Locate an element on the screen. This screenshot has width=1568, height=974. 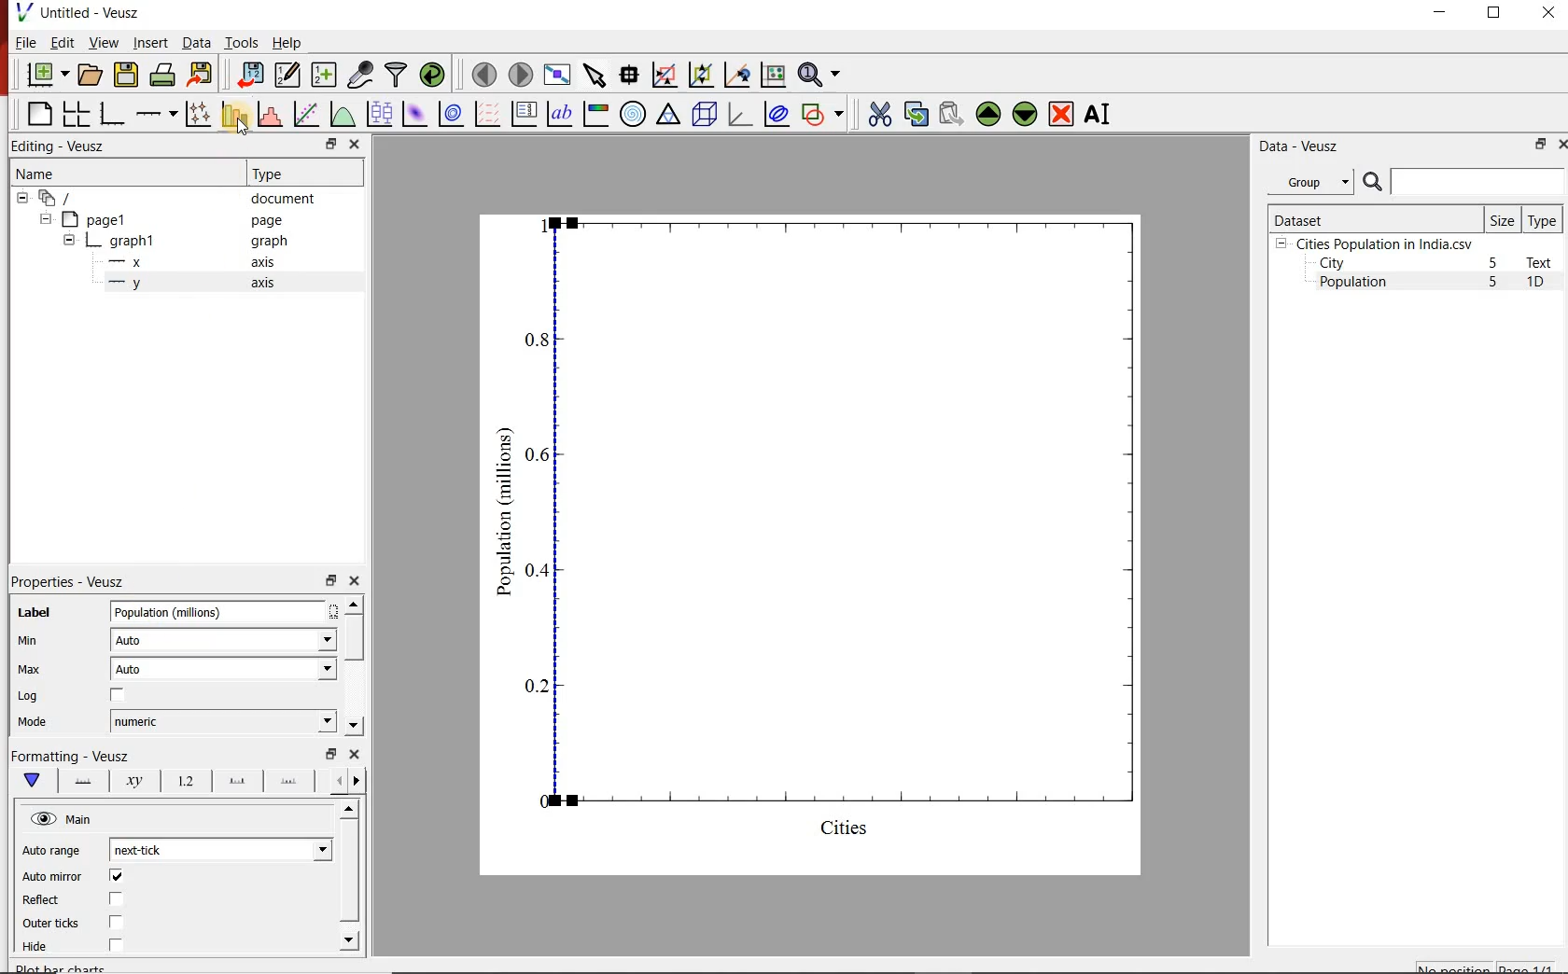
check/uncheck is located at coordinates (115, 948).